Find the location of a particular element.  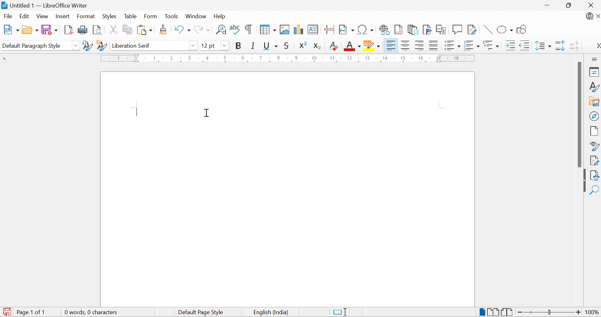

Manage Changes is located at coordinates (595, 161).